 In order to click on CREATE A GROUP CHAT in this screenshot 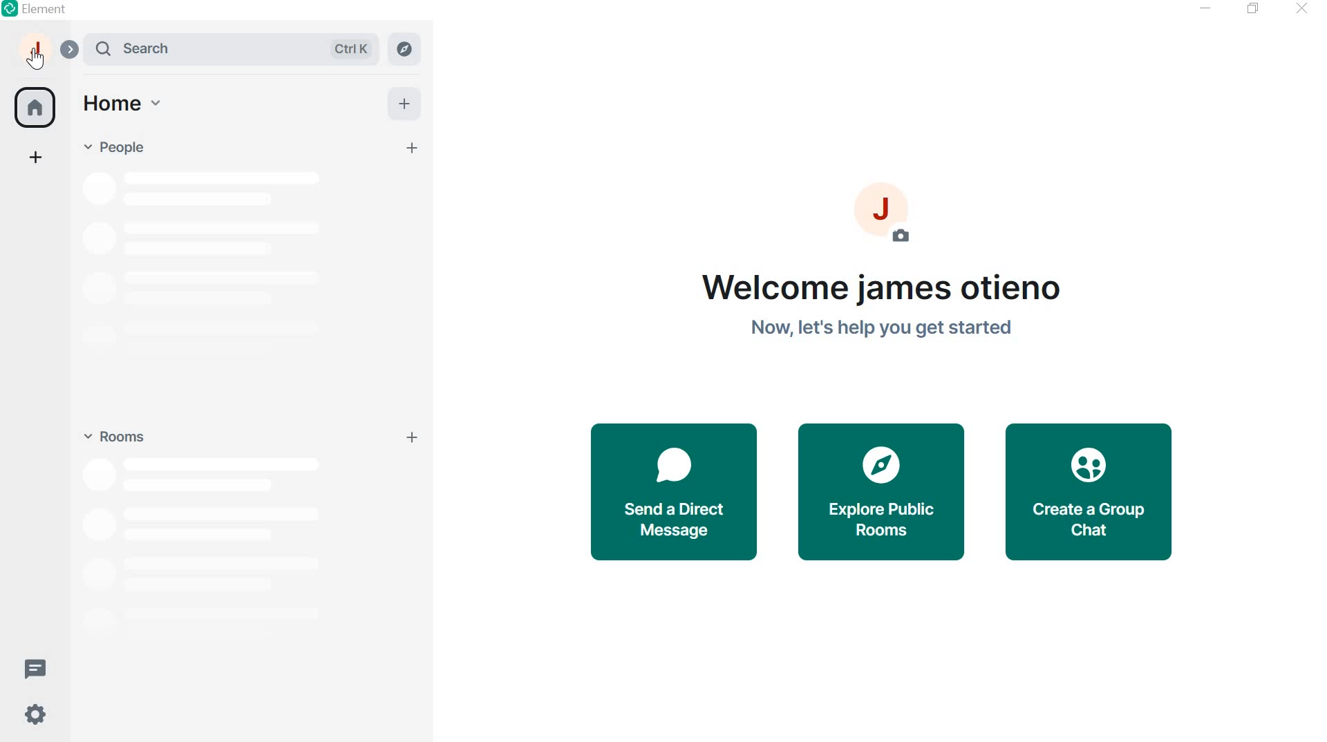, I will do `click(1095, 493)`.